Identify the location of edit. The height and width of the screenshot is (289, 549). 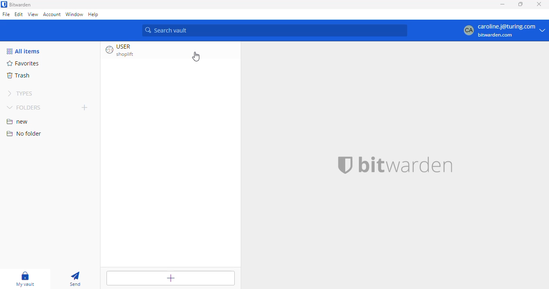
(19, 14).